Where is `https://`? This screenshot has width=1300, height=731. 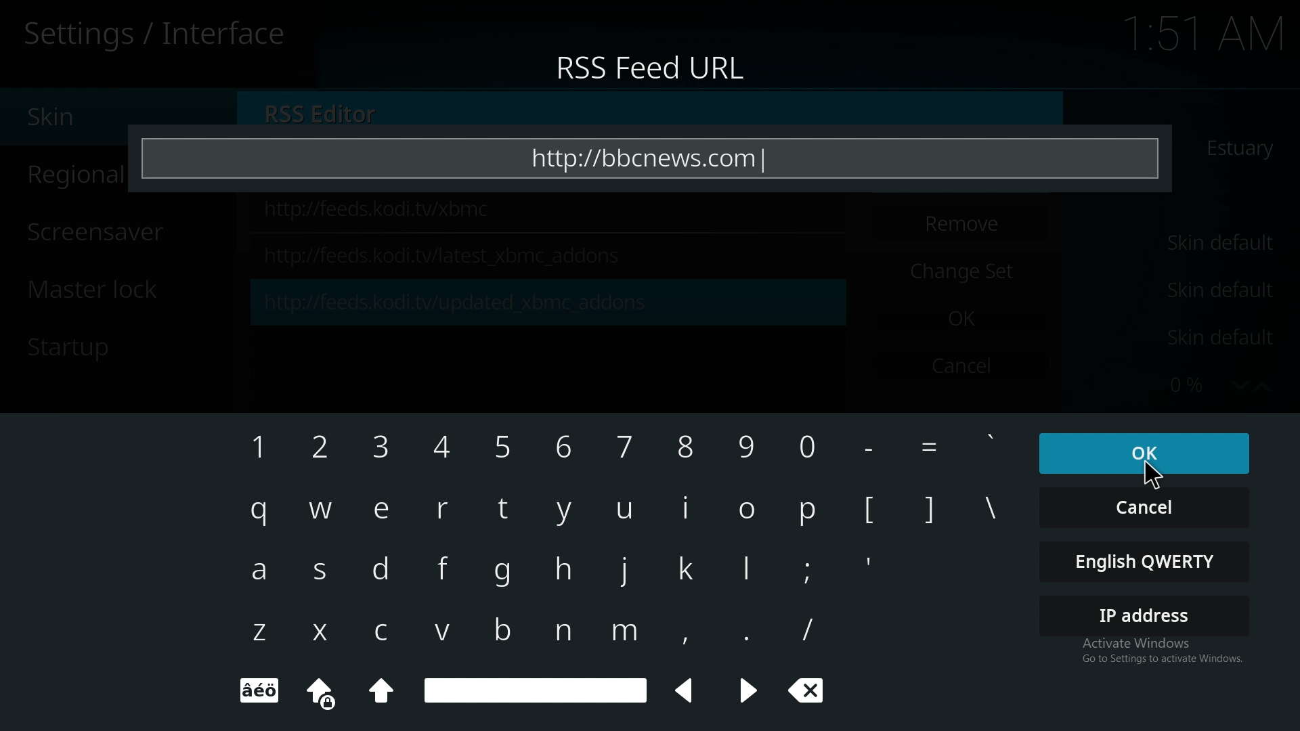
https:// is located at coordinates (660, 157).